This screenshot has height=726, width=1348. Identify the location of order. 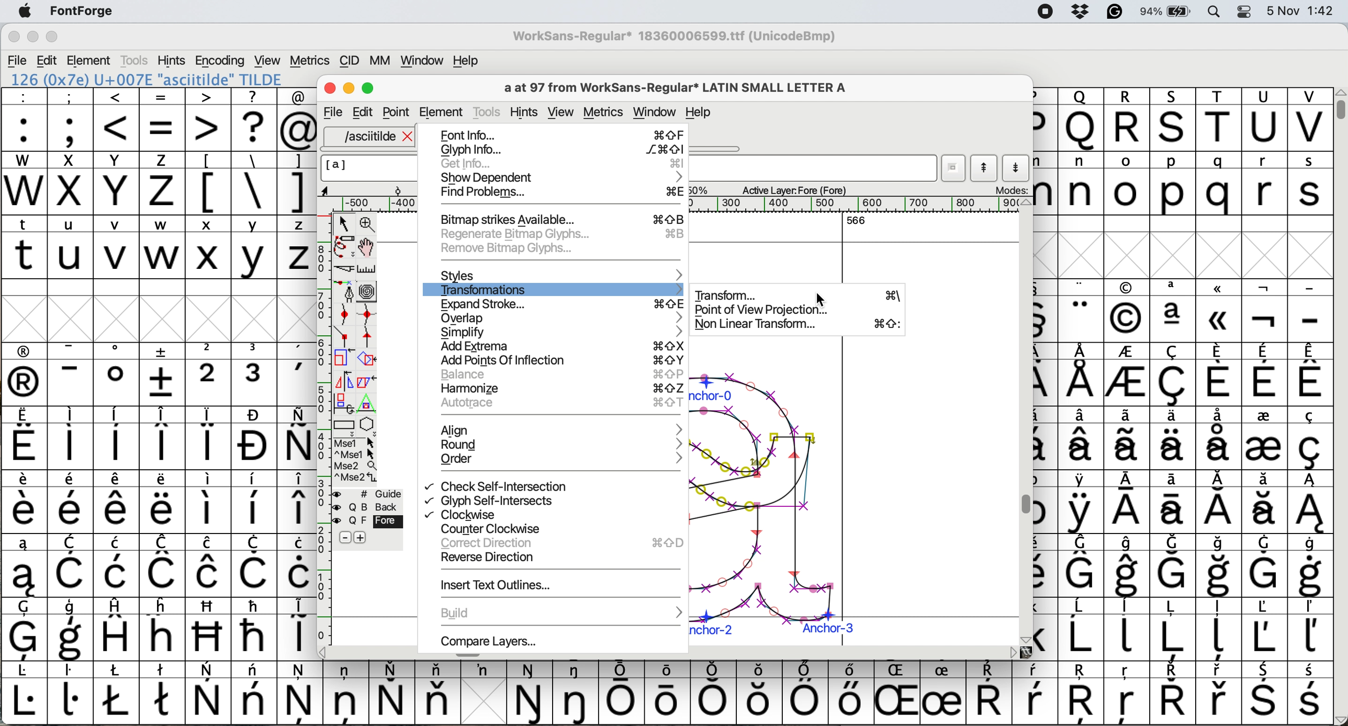
(557, 462).